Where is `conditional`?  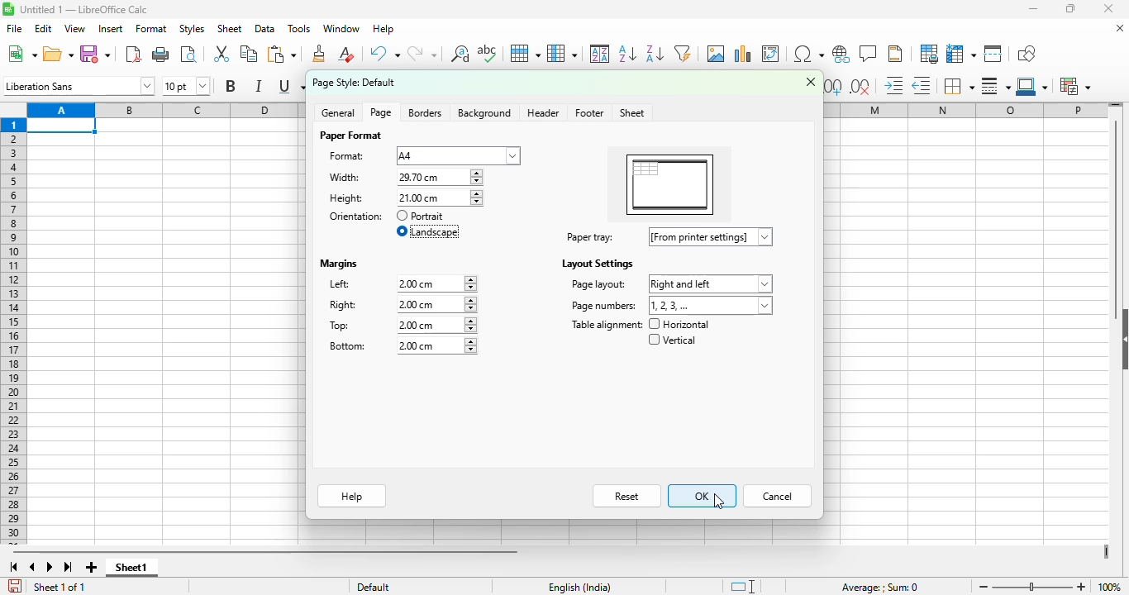
conditional is located at coordinates (1074, 86).